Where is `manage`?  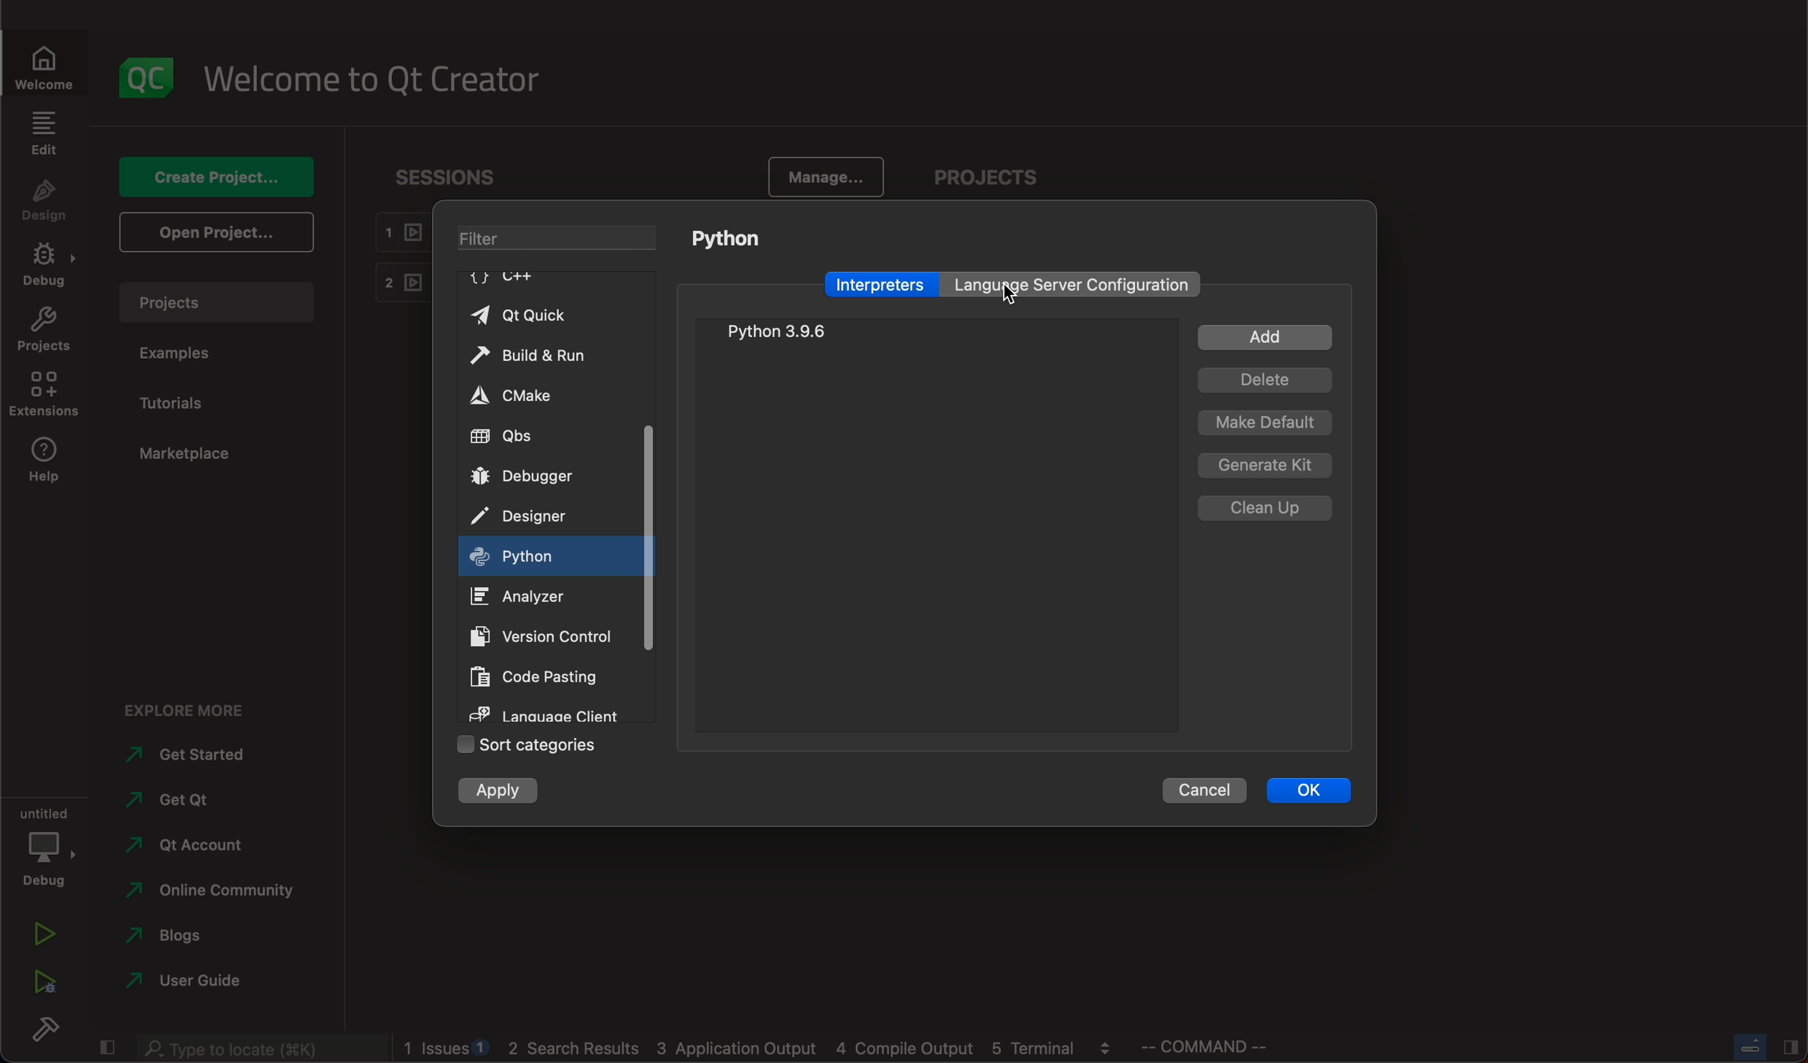 manage is located at coordinates (827, 176).